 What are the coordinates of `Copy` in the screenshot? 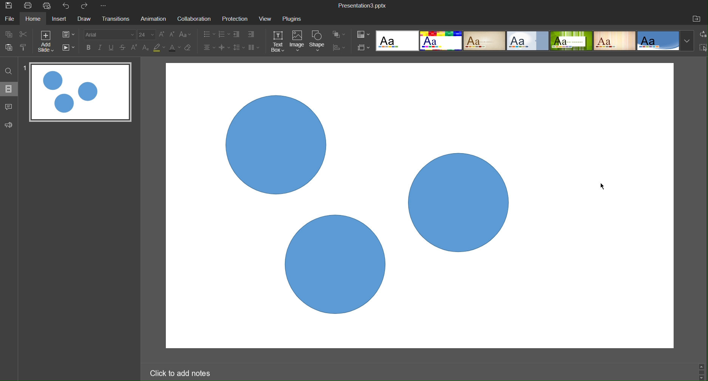 It's located at (8, 35).